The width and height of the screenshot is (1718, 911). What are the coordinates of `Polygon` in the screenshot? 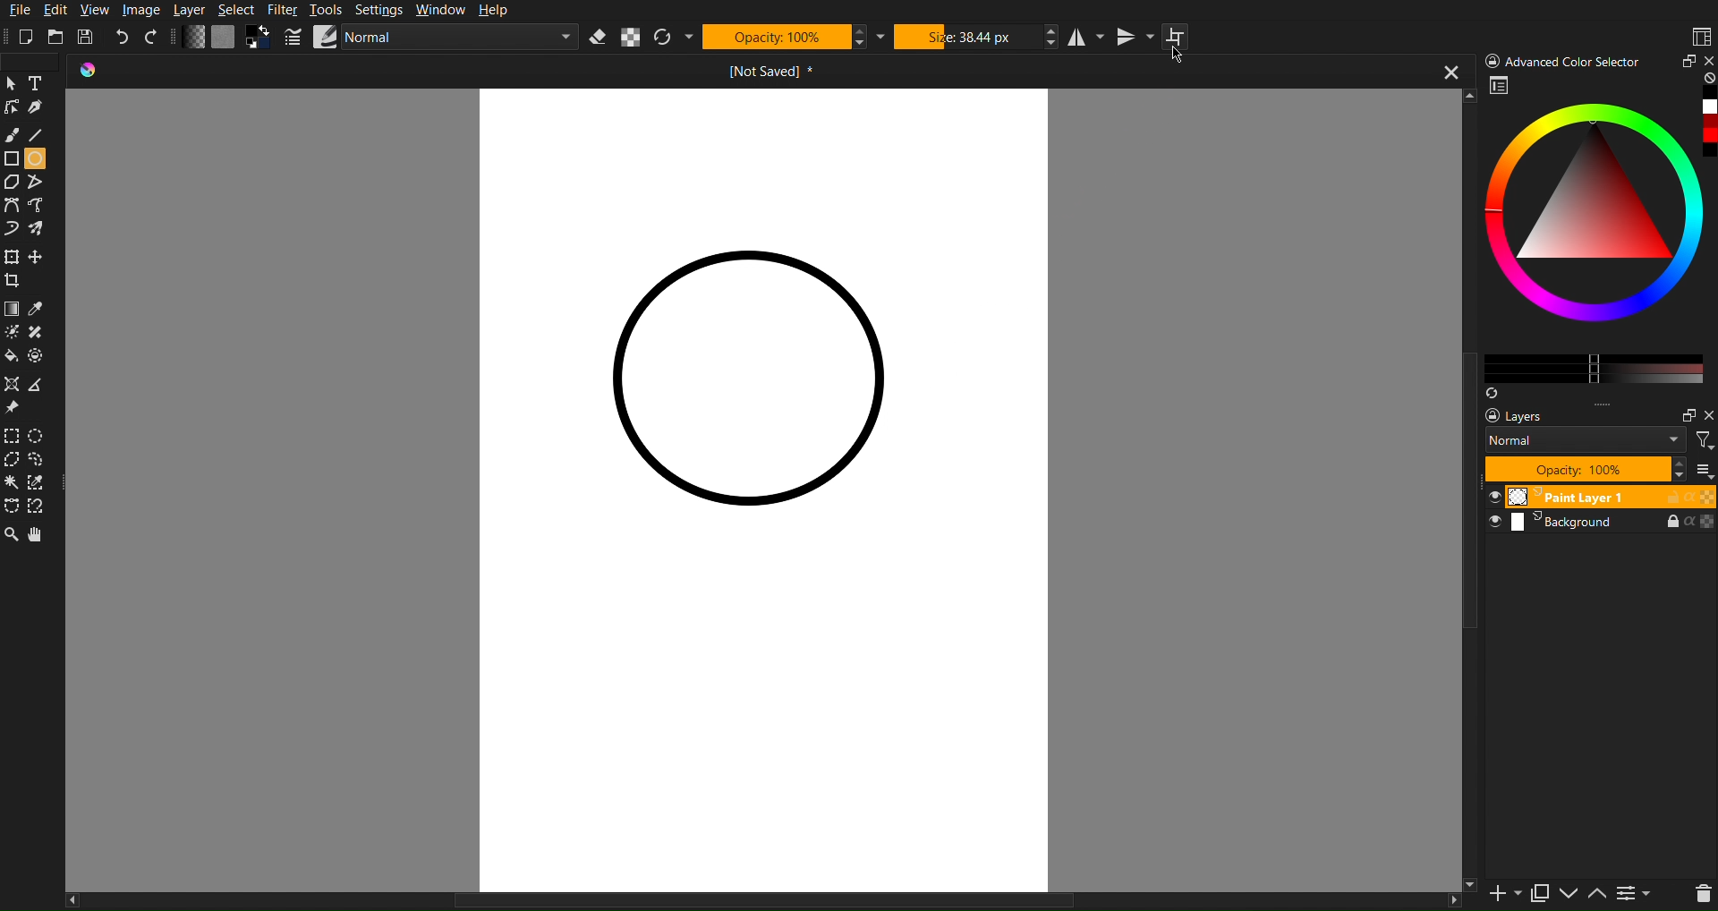 It's located at (38, 385).